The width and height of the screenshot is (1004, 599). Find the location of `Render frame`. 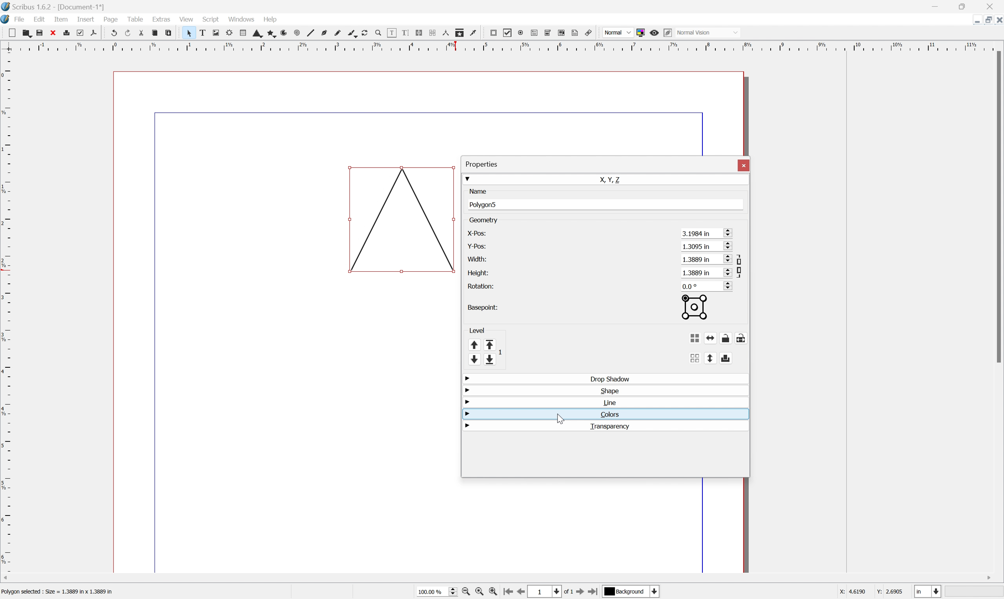

Render frame is located at coordinates (229, 34).